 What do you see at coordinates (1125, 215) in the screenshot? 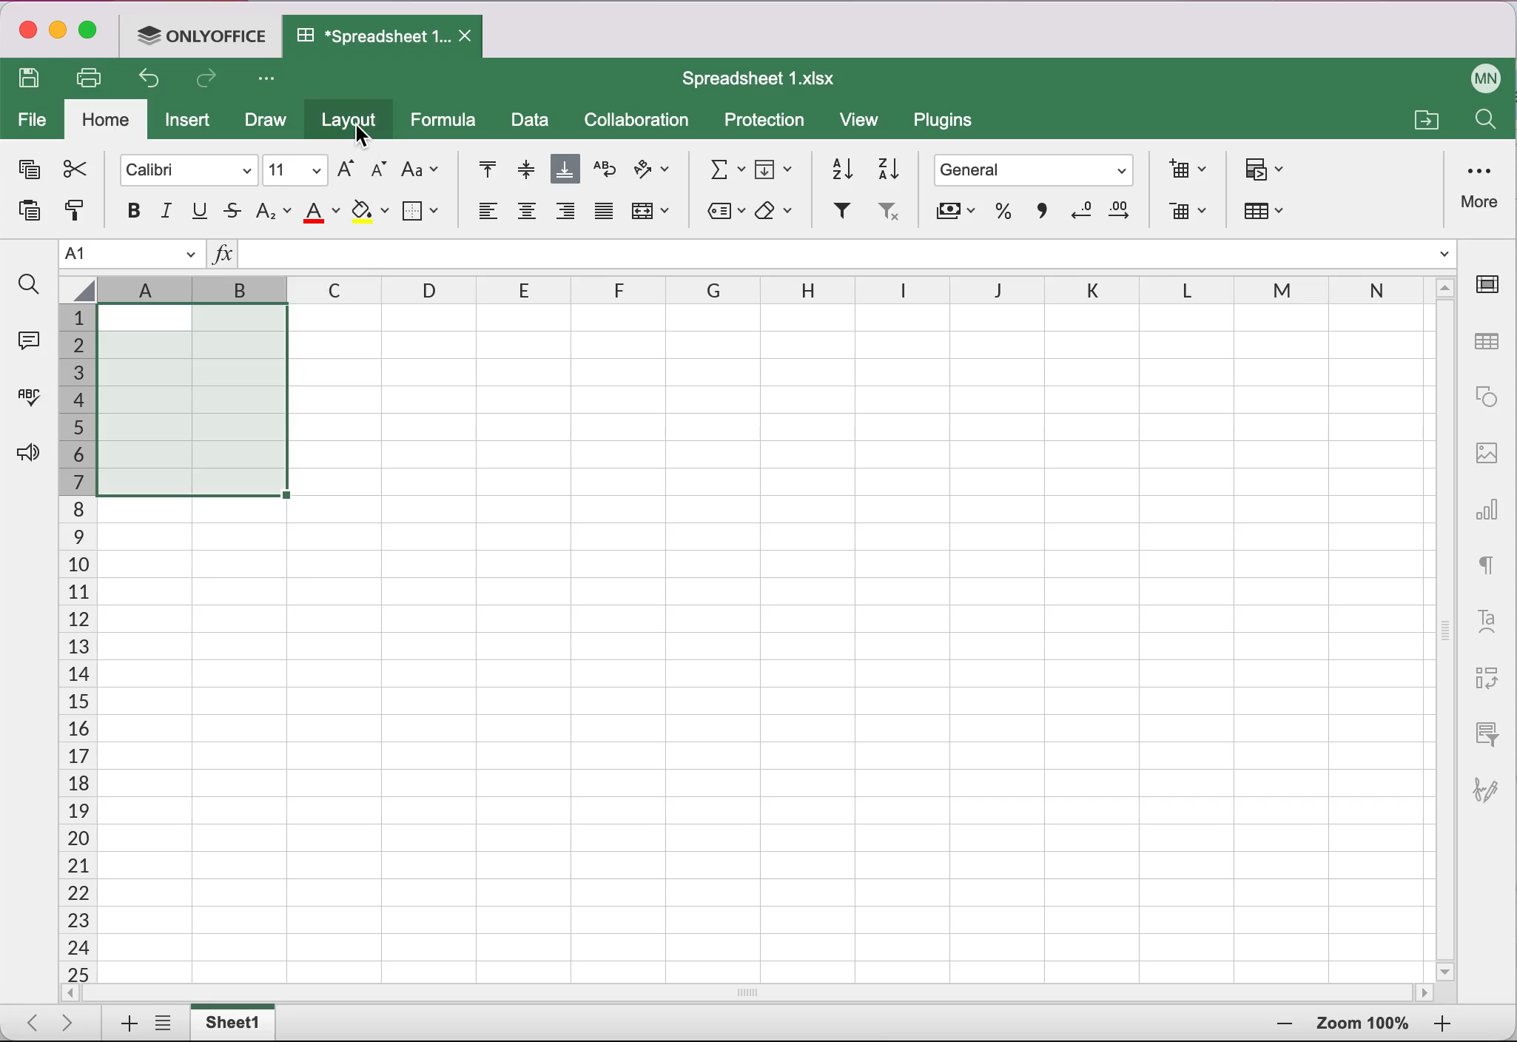
I see `increase decimal` at bounding box center [1125, 215].